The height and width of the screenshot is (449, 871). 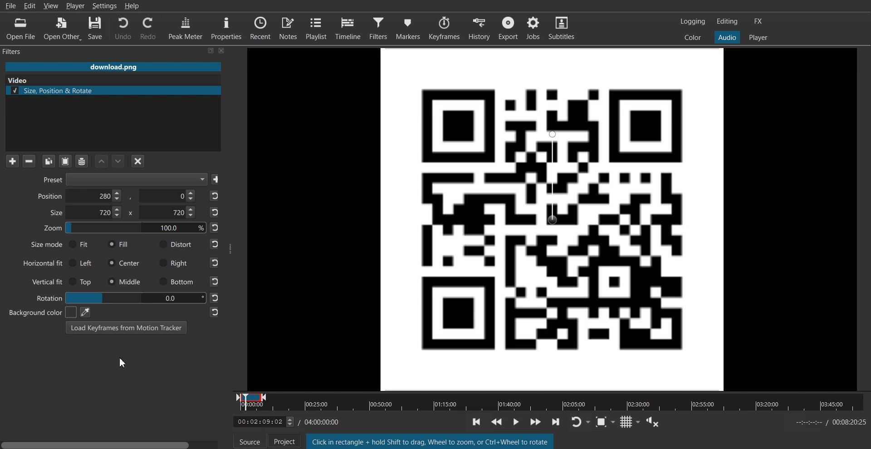 I want to click on Save a filter set, so click(x=82, y=161).